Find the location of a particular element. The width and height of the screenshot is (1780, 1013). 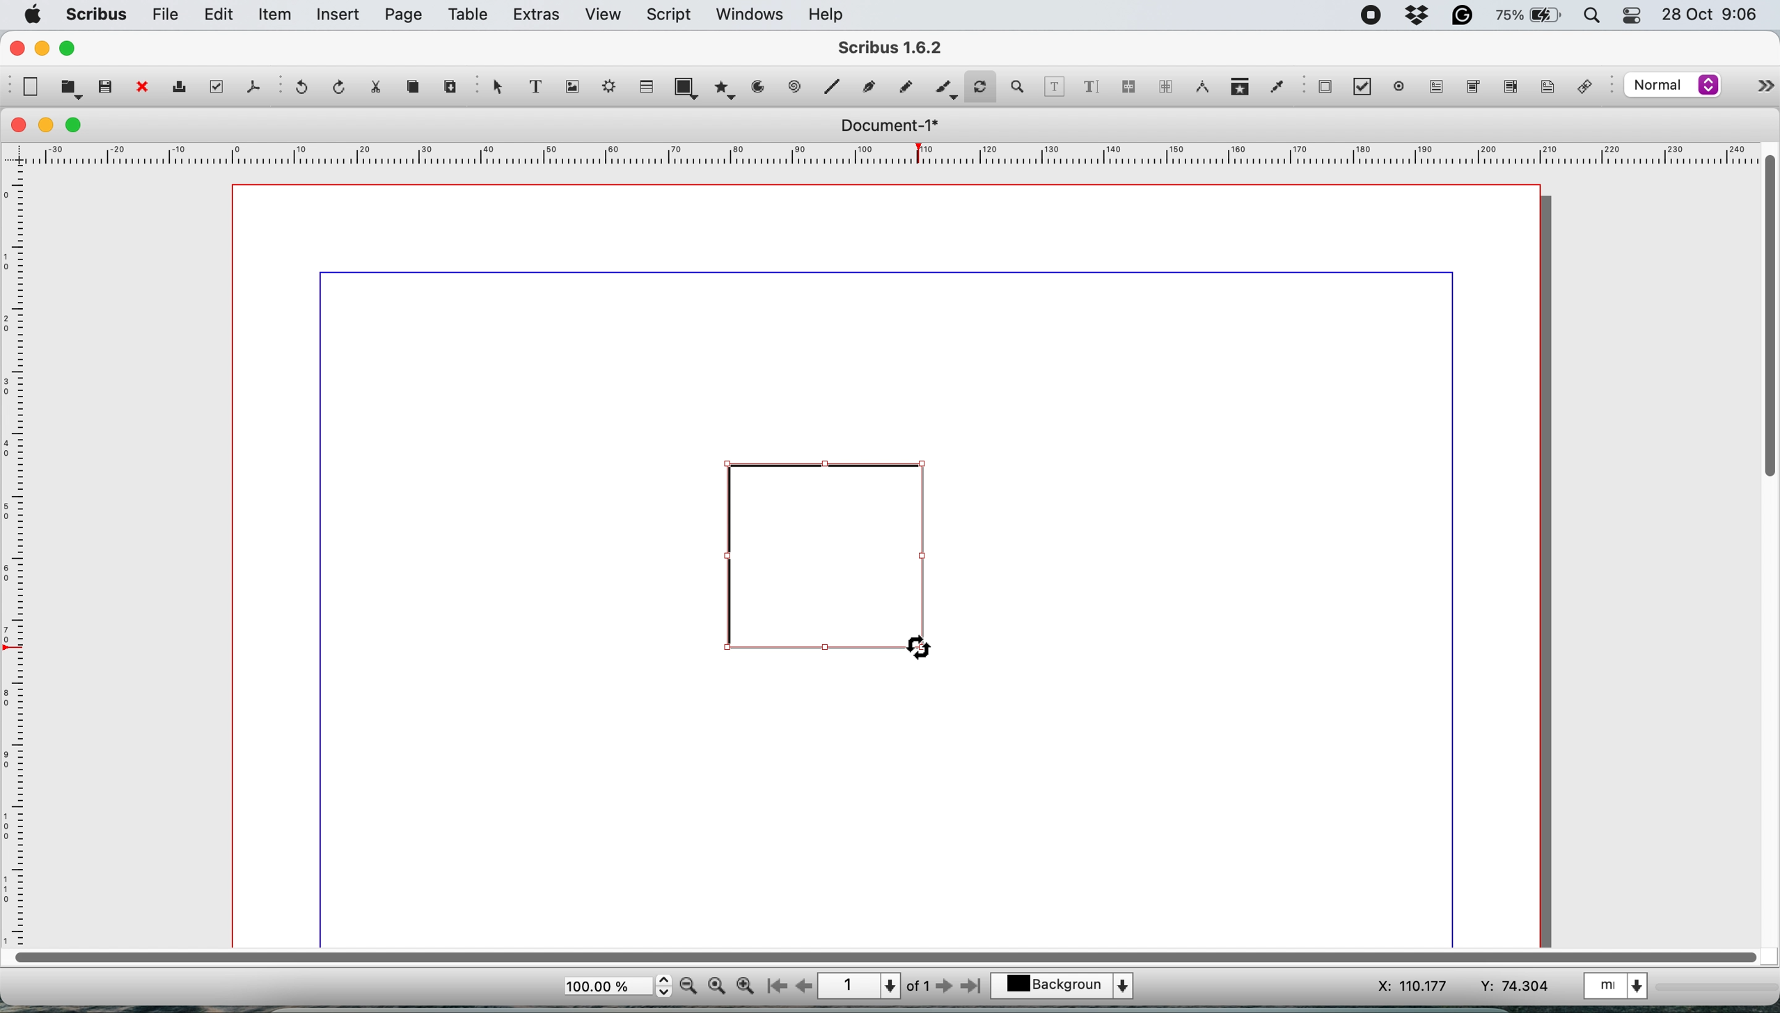

table is located at coordinates (470, 17).